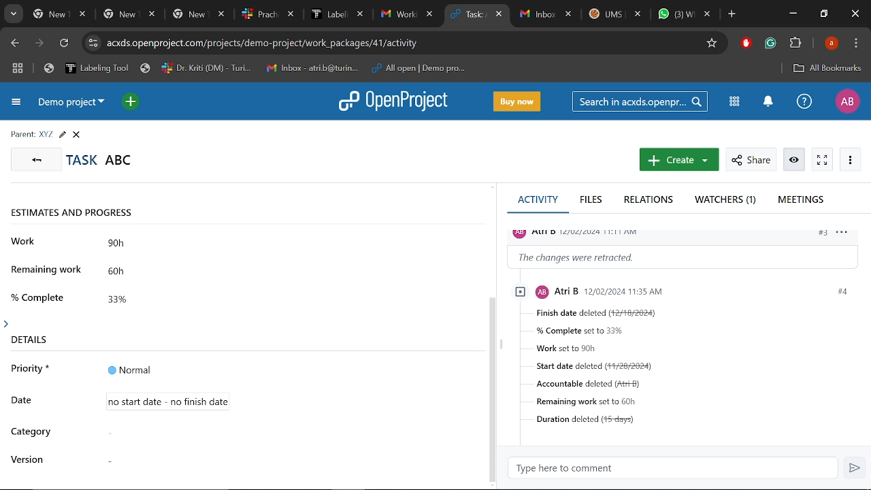  Describe the element at coordinates (711, 44) in the screenshot. I see `Add/remove bookmark` at that location.